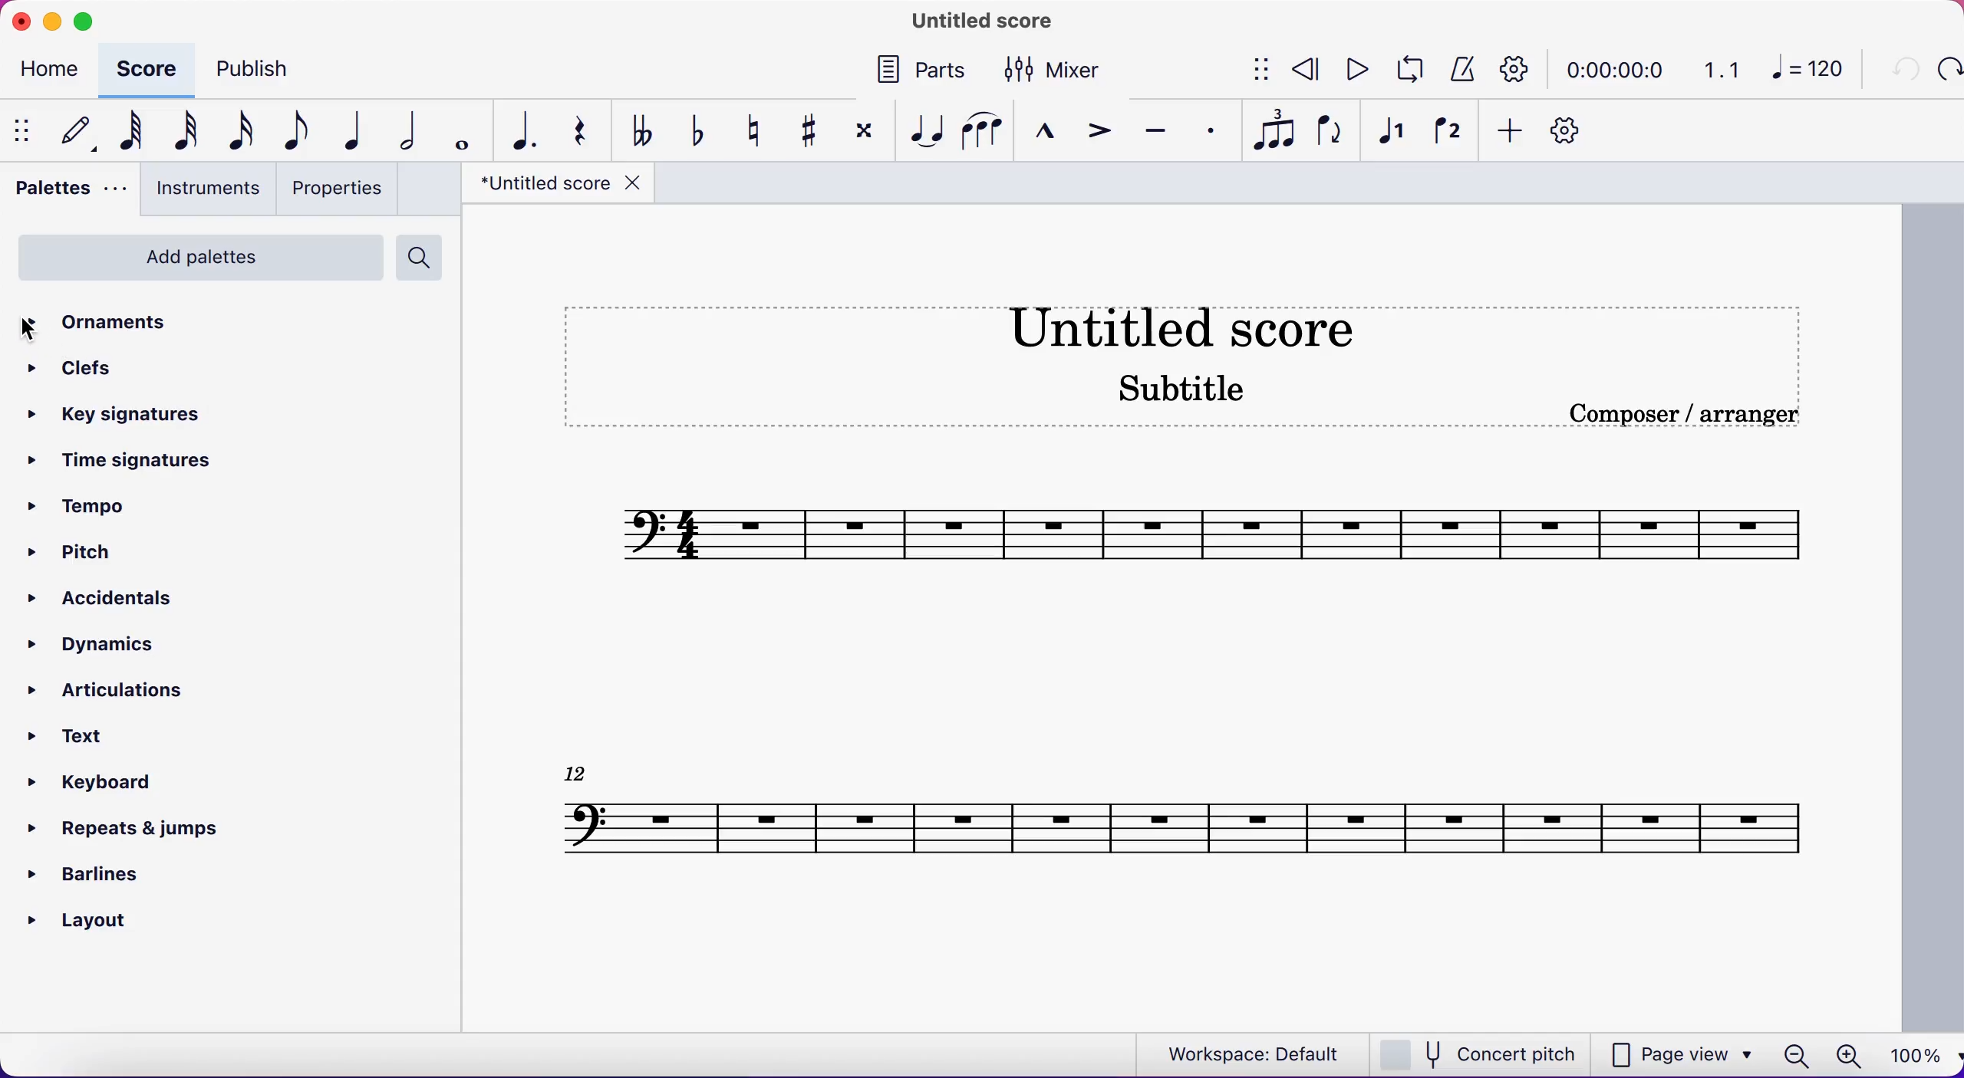  What do you see at coordinates (1723, 69) in the screenshot?
I see `1.1` at bounding box center [1723, 69].